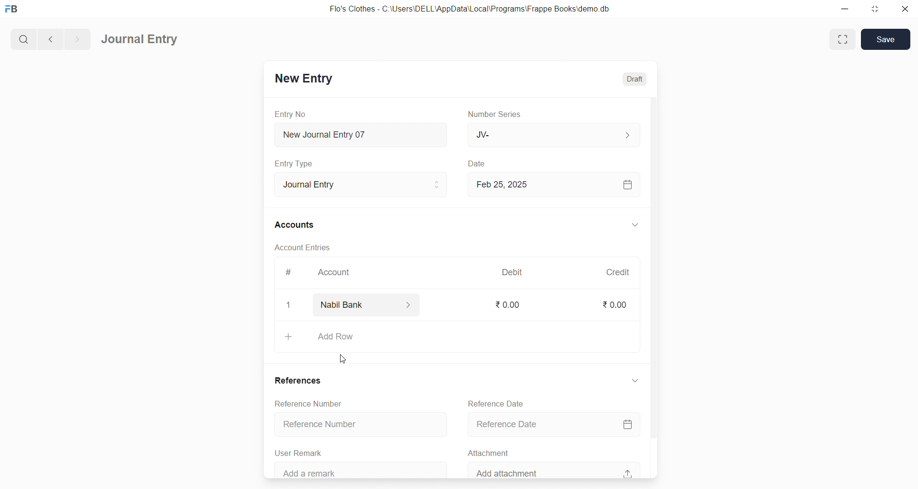  What do you see at coordinates (511, 305) in the screenshot?
I see `₹ 0.00` at bounding box center [511, 305].